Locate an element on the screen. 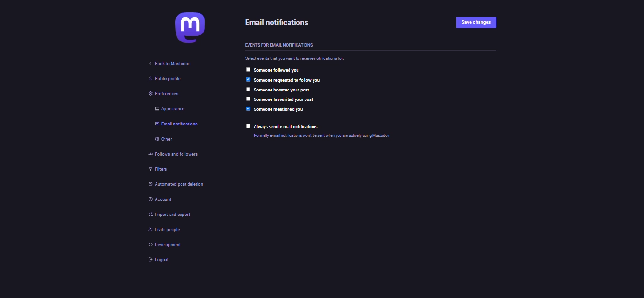 This screenshot has height=298, width=644. follows and followers is located at coordinates (173, 154).